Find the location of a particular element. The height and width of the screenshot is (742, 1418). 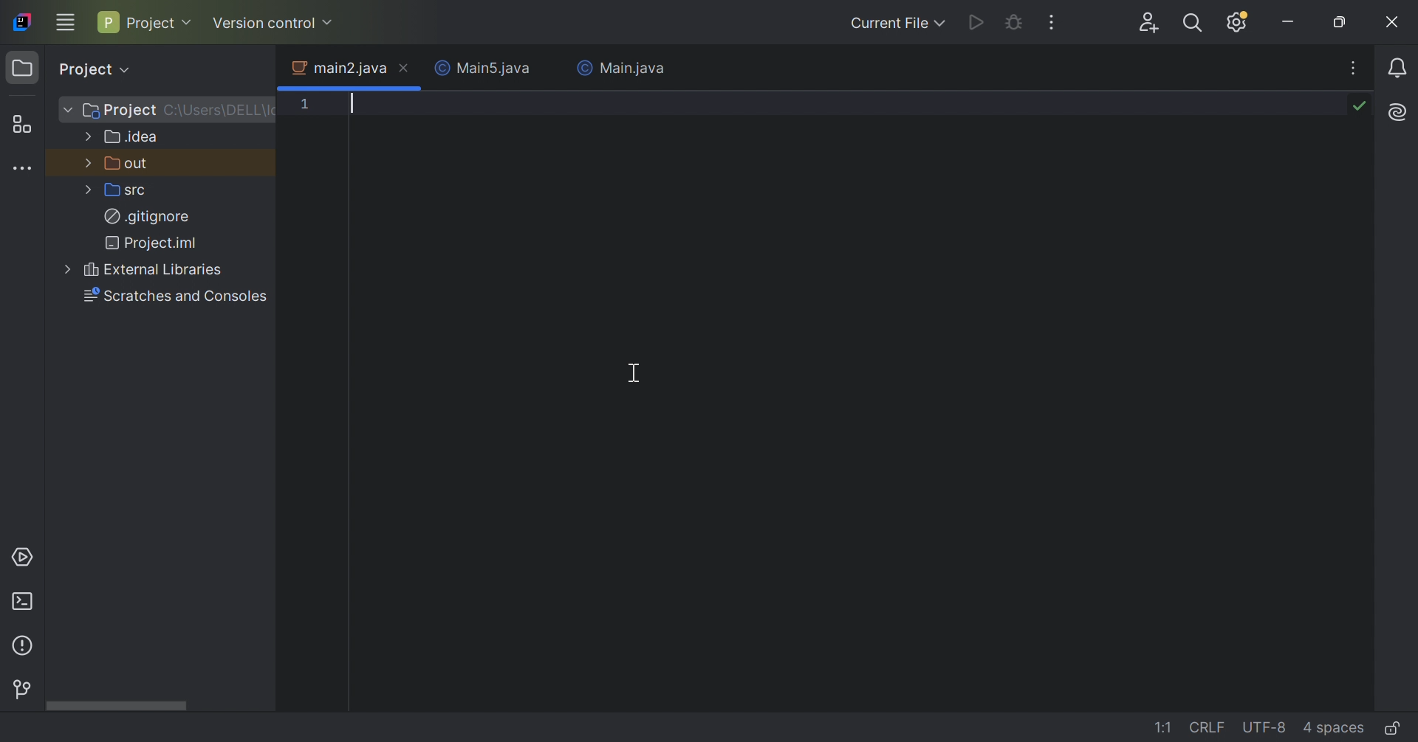

Version control is located at coordinates (275, 24).